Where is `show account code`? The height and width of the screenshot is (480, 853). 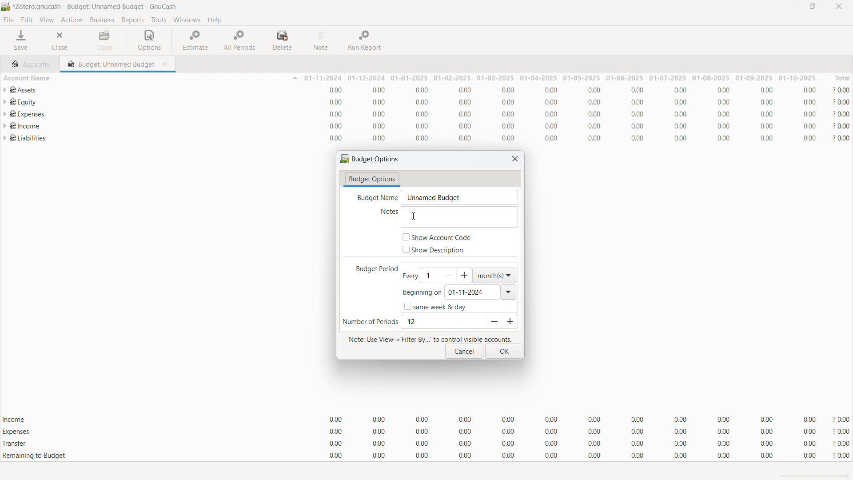
show account code is located at coordinates (437, 237).